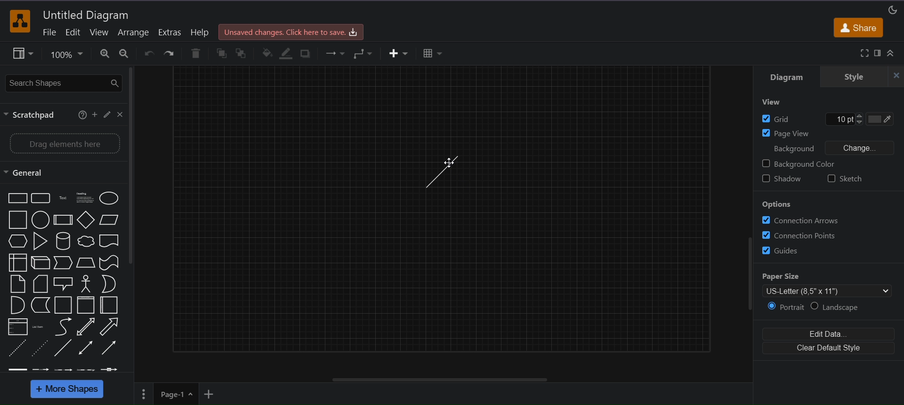  I want to click on appearance, so click(892, 10).